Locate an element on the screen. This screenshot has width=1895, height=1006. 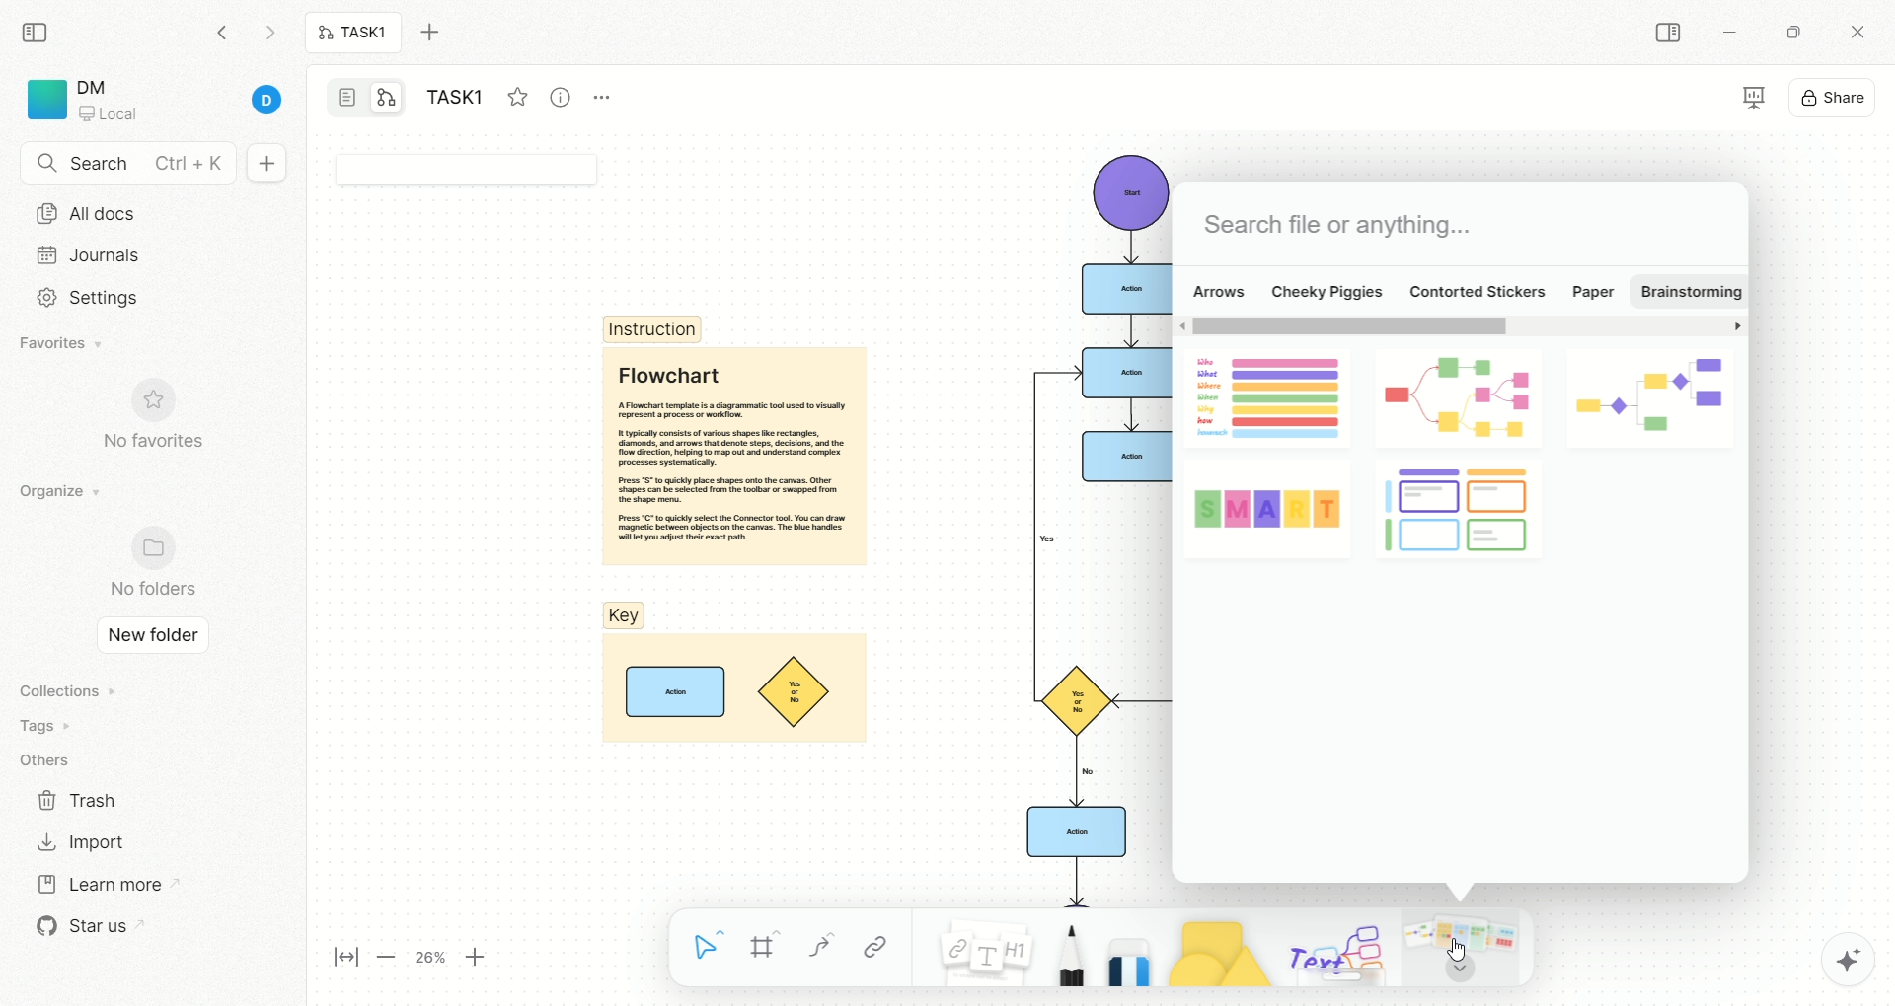
favorites is located at coordinates (64, 345).